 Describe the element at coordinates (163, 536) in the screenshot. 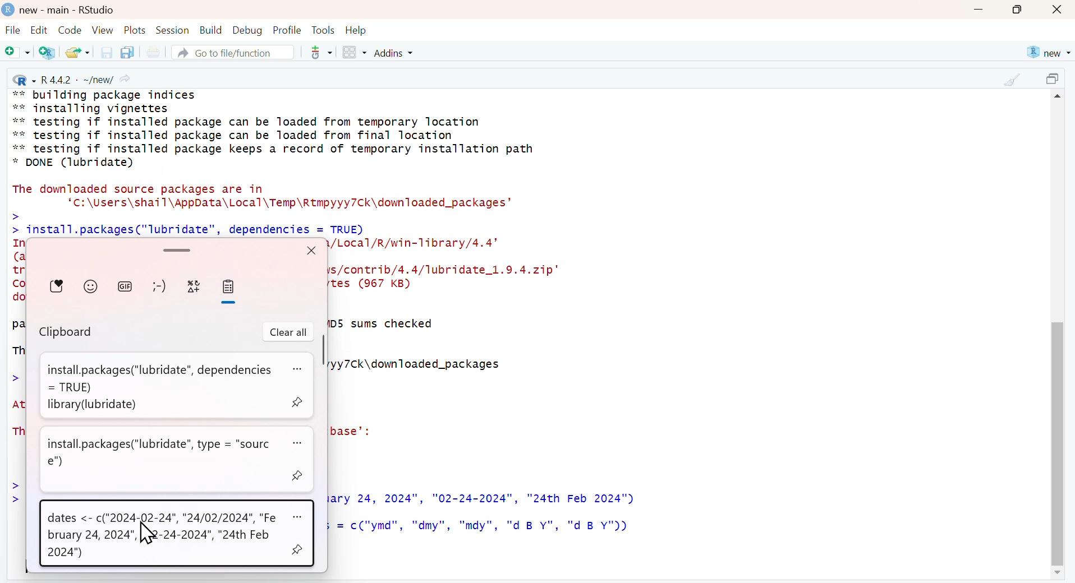

I see `dates <- ¢("2024-02-24", "24/02/2024", "Fe
bruary 24, 2024", "02-24-2024", "24th Feb
2024")` at that location.